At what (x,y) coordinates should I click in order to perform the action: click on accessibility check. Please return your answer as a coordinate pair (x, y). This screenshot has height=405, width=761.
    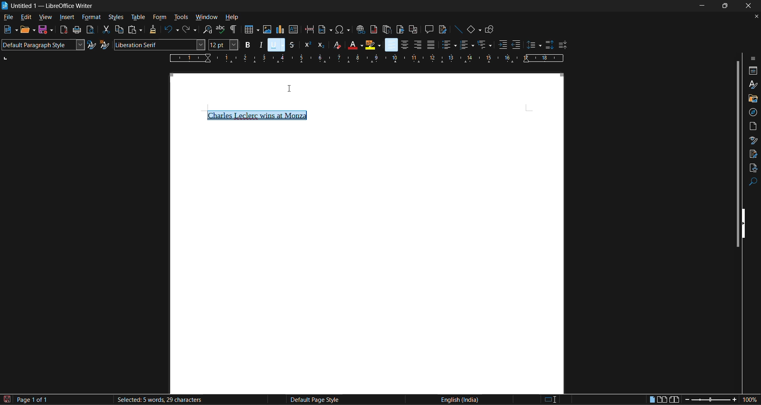
    Looking at the image, I should click on (752, 168).